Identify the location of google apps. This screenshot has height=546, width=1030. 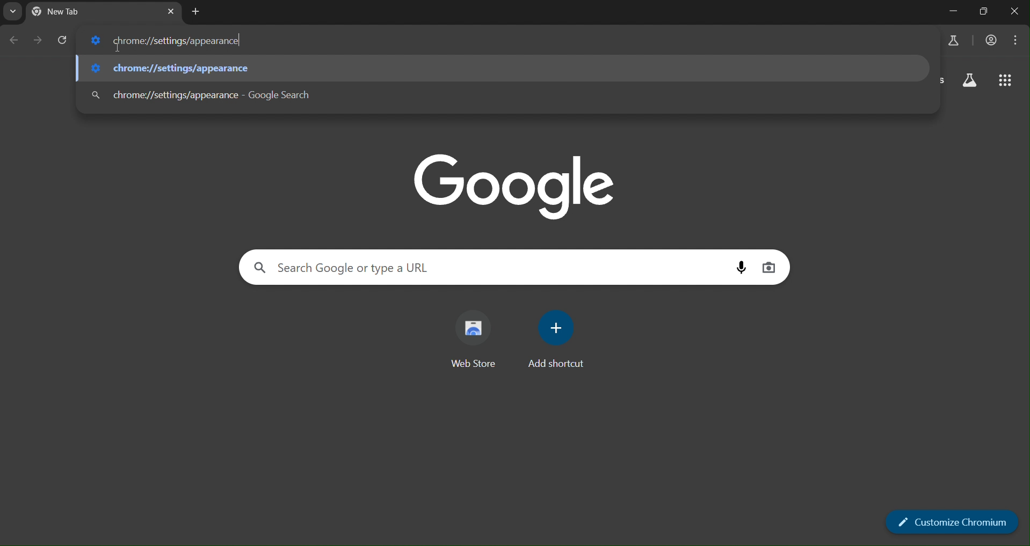
(1006, 81).